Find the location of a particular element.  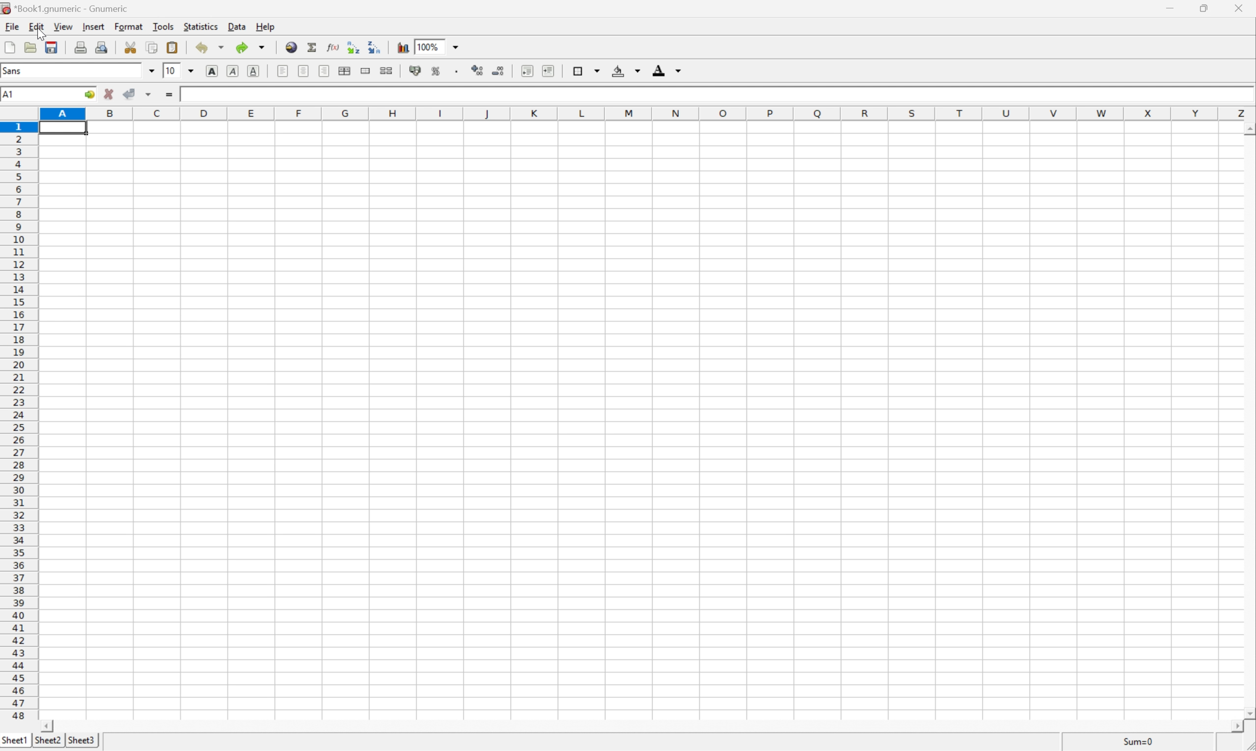

Cell name A1 is located at coordinates (34, 95).